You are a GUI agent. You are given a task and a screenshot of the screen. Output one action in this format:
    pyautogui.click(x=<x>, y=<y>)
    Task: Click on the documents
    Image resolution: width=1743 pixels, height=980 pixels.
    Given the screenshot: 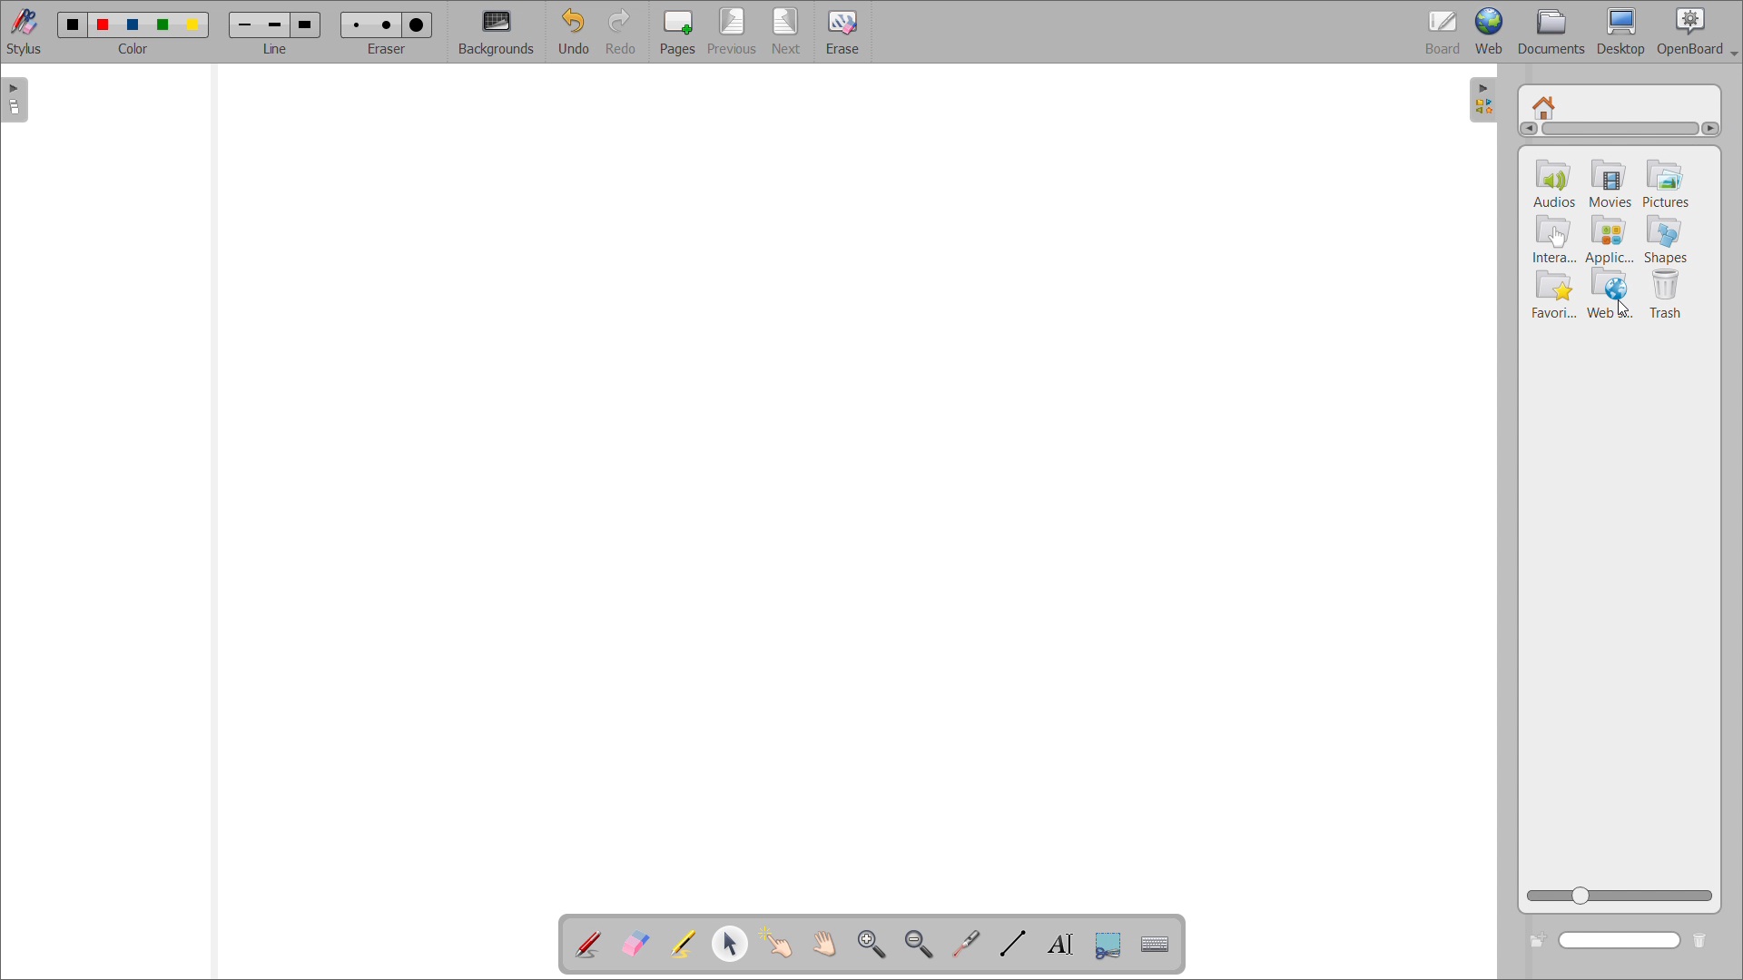 What is the action you would take?
    pyautogui.click(x=1552, y=33)
    